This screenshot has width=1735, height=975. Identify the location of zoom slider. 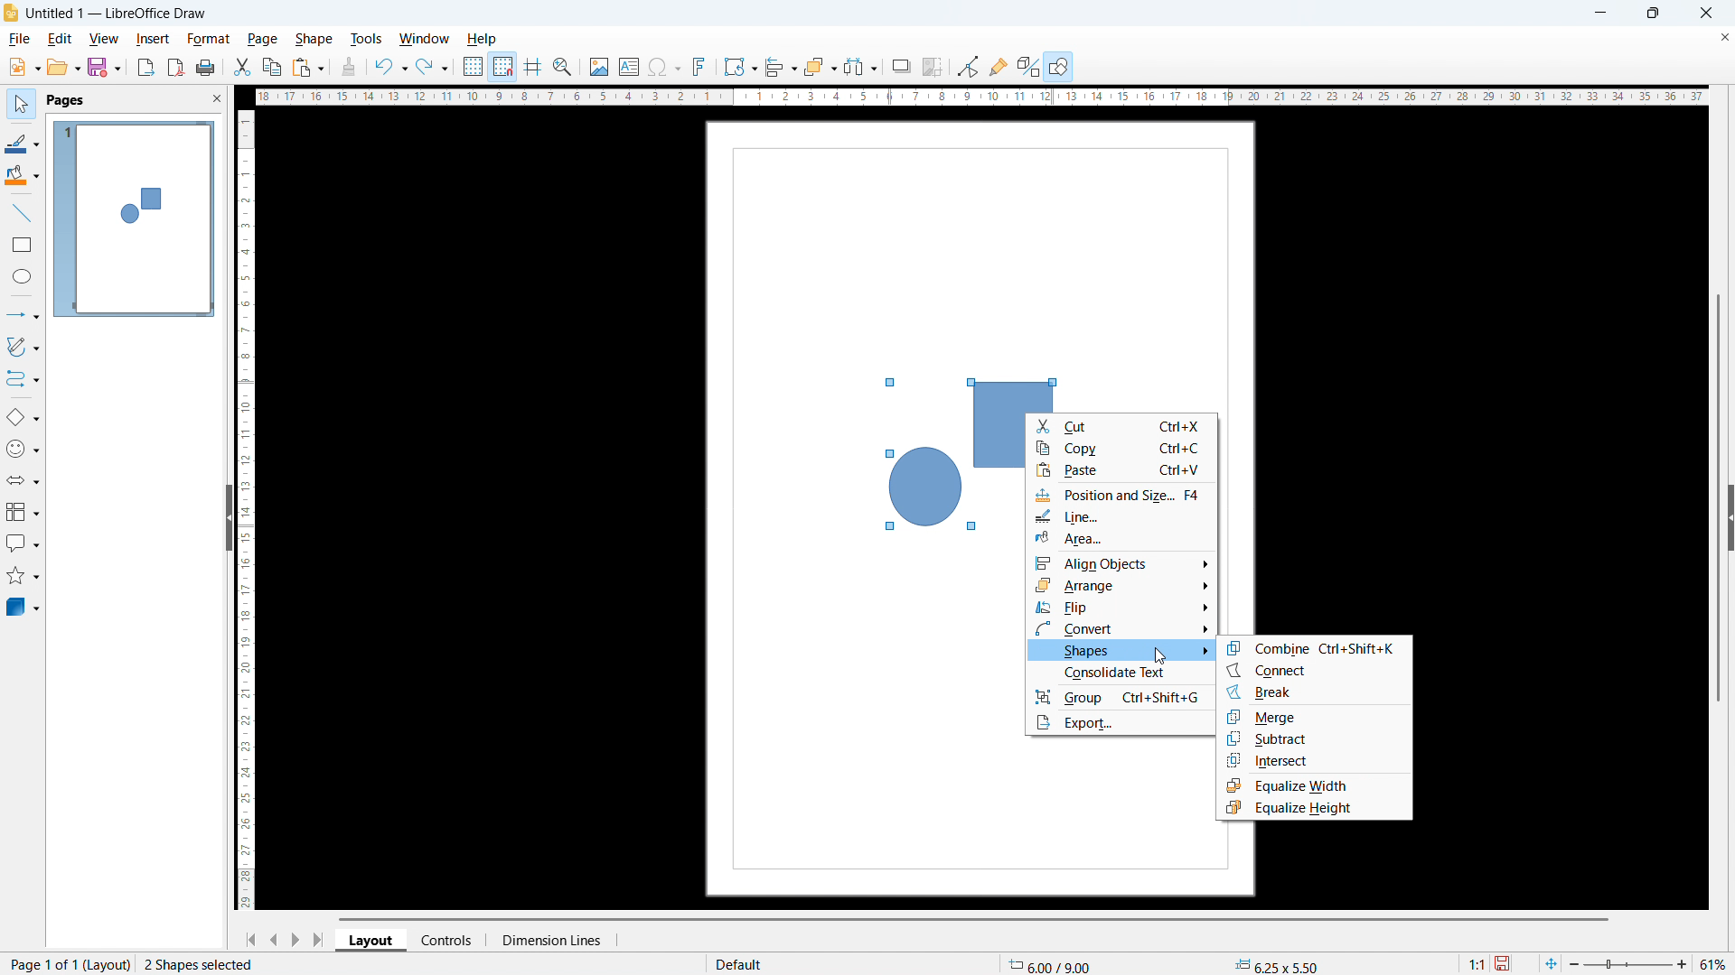
(1631, 964).